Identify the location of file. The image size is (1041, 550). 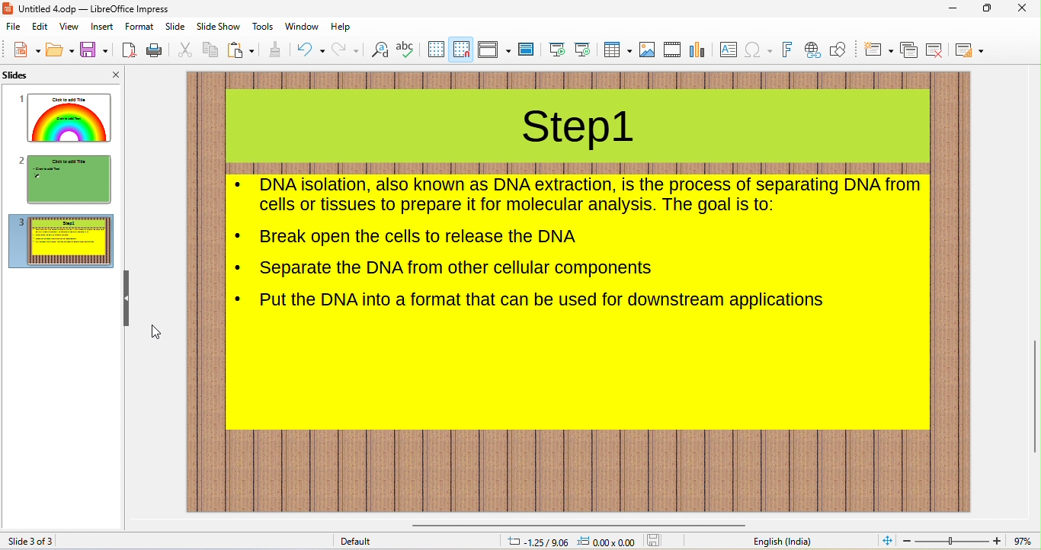
(14, 27).